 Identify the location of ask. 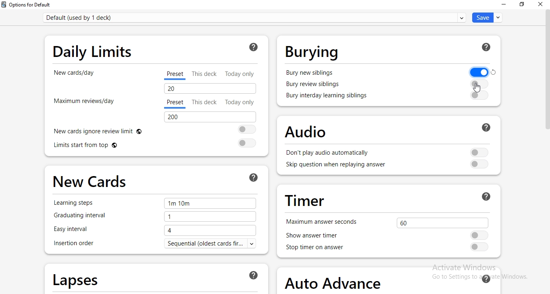
(254, 176).